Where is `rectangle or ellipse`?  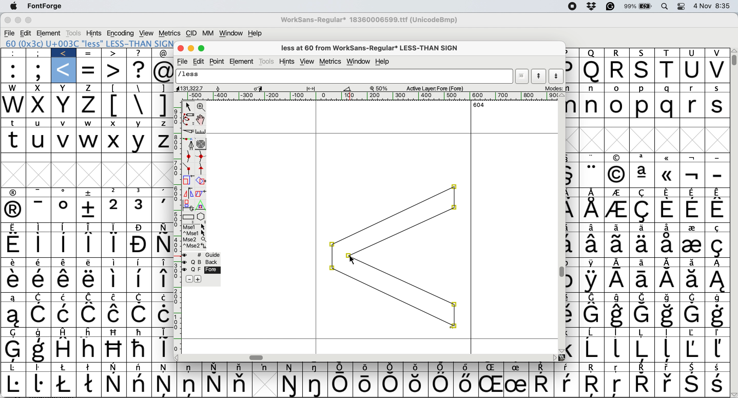
rectangle or ellipse is located at coordinates (189, 216).